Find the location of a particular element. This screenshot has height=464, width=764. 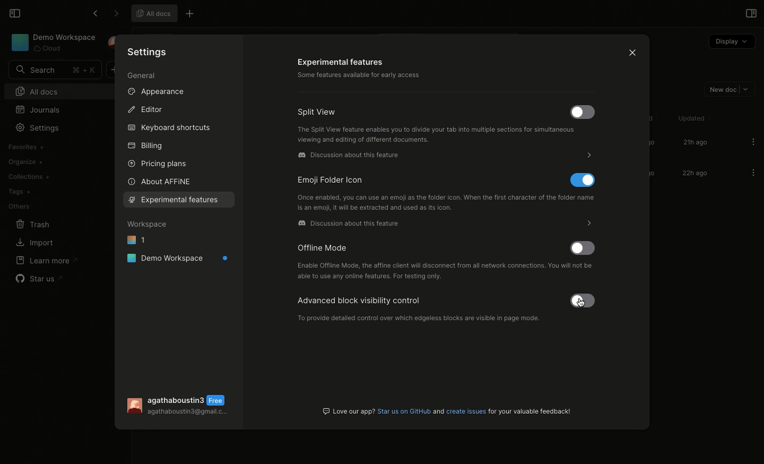

All docs is located at coordinates (51, 91).